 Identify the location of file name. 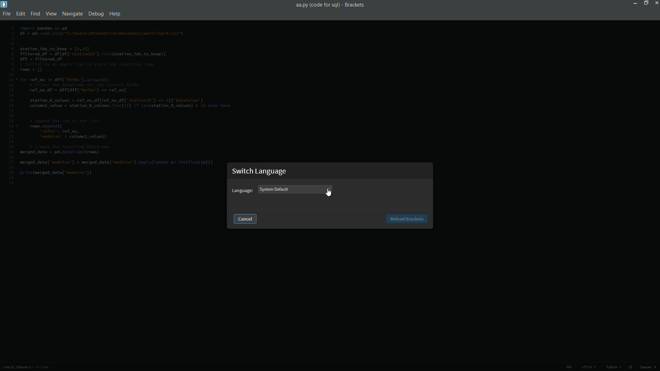
(317, 5).